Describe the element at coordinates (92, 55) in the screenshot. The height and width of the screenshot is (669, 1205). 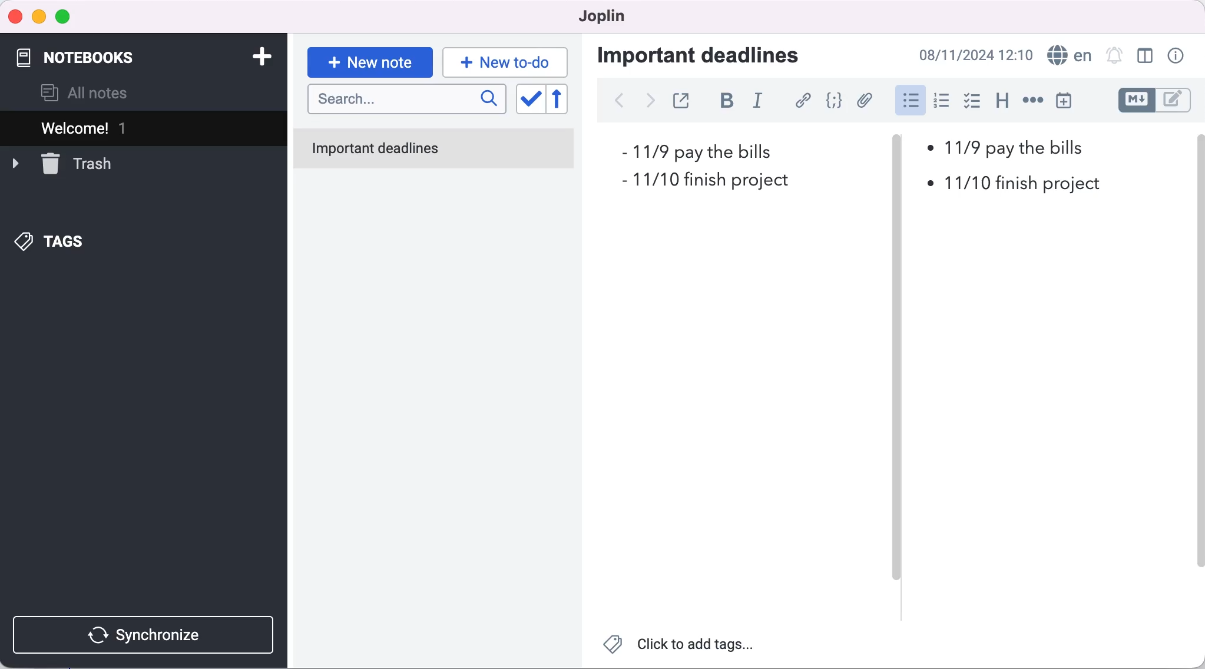
I see `notebooks` at that location.